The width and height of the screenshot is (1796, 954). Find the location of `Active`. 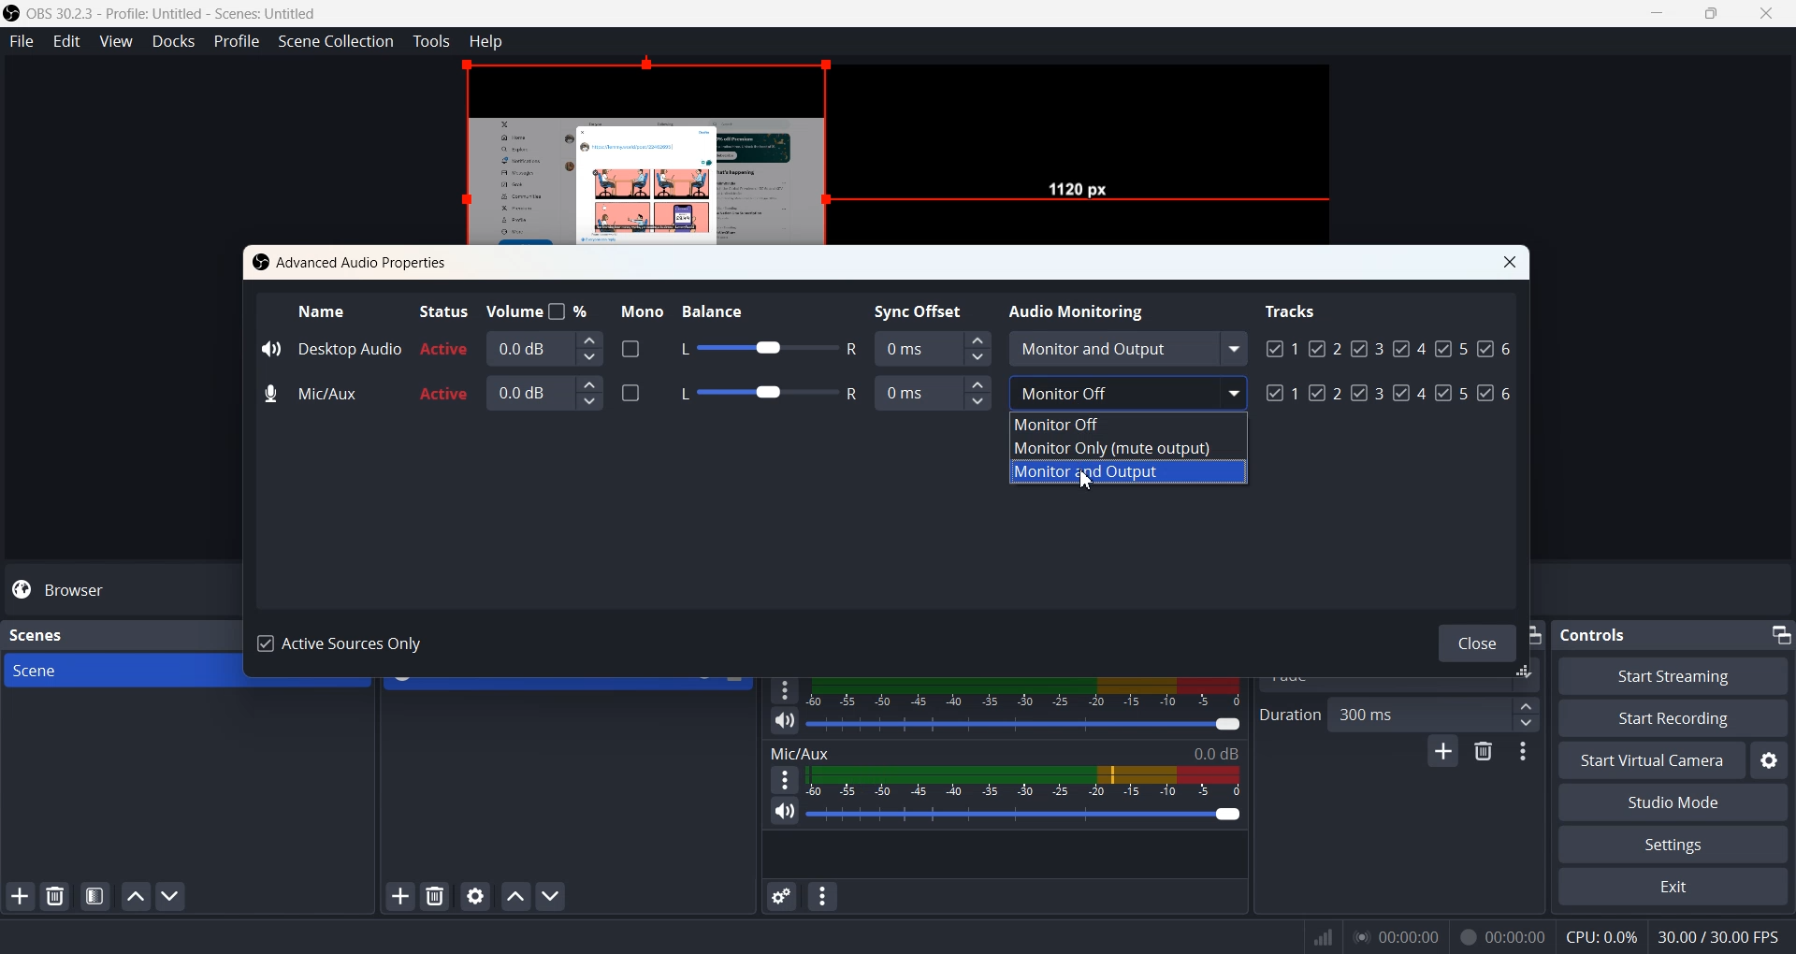

Active is located at coordinates (444, 372).